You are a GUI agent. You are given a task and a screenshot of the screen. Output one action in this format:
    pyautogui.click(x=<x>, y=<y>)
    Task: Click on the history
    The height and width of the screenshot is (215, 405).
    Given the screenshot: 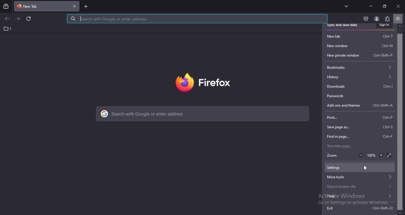 What is the action you would take?
    pyautogui.click(x=359, y=76)
    